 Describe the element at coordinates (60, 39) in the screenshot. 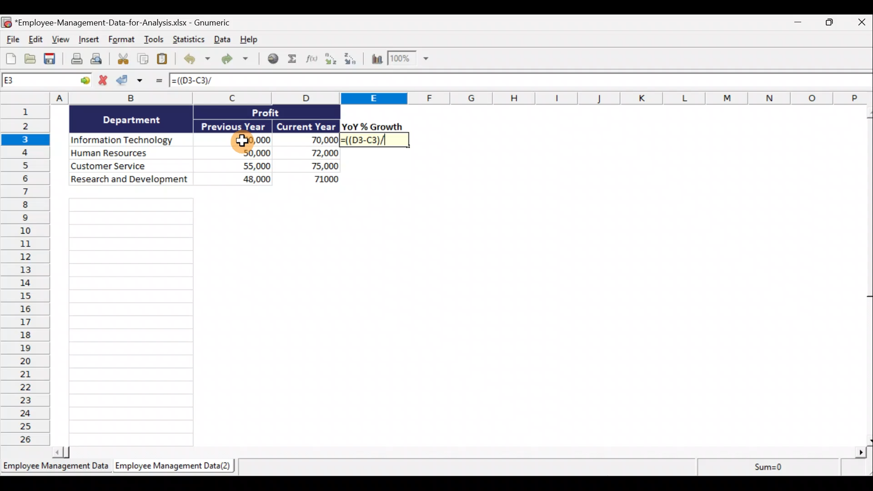

I see `View` at that location.